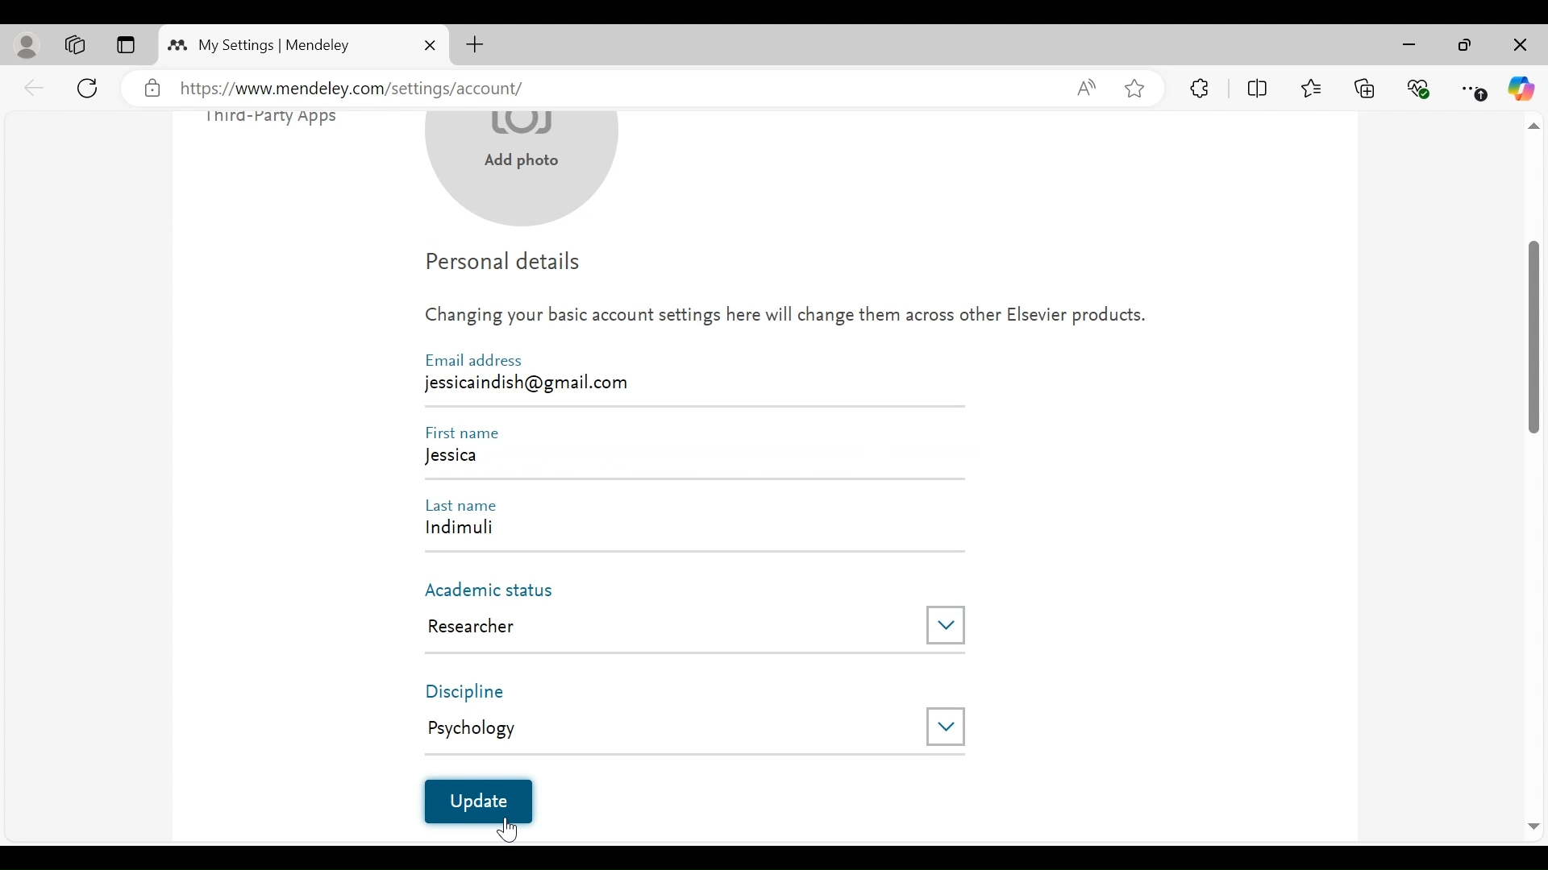 The image size is (1548, 870). I want to click on Close, so click(430, 45).